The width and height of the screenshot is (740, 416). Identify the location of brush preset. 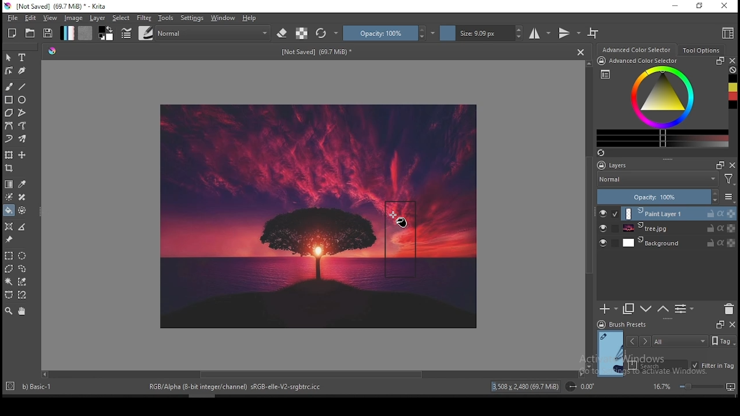
(621, 324).